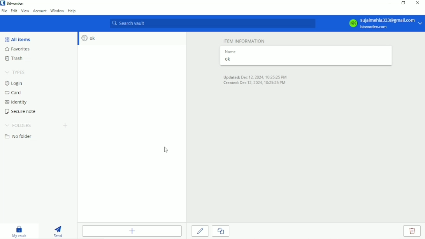 The height and width of the screenshot is (239, 425). I want to click on Updated: Dec 12, 2024,    10:25:25 PM, so click(256, 77).